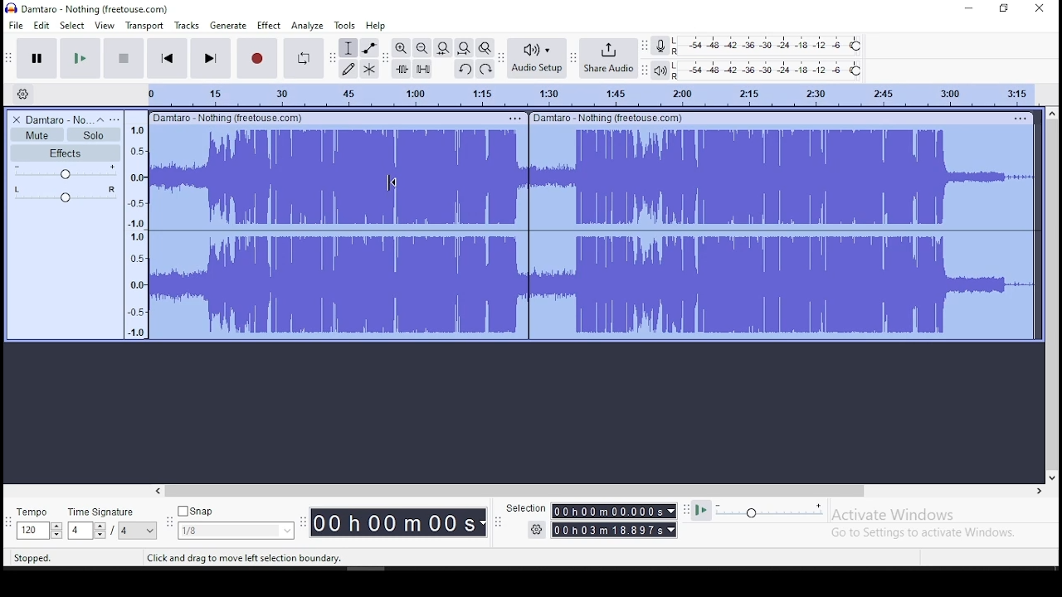 This screenshot has width=1062, height=597. What do you see at coordinates (535, 530) in the screenshot?
I see `settings` at bounding box center [535, 530].